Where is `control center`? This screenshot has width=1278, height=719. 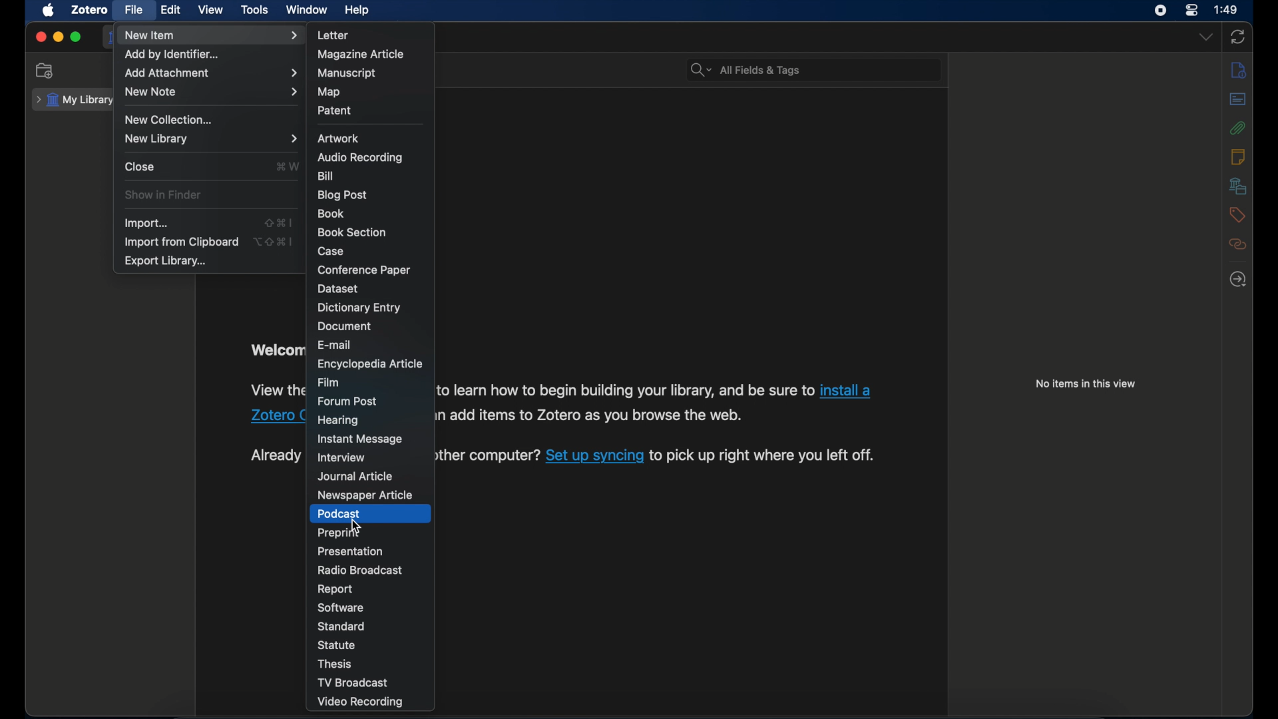 control center is located at coordinates (1191, 11).